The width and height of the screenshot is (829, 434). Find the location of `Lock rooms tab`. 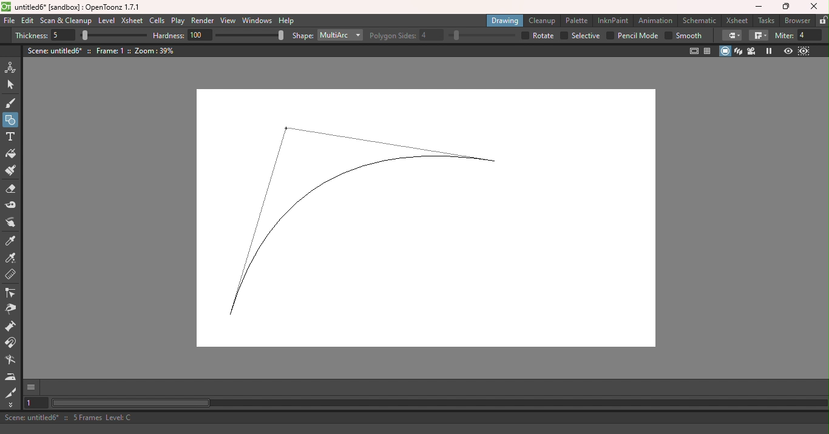

Lock rooms tab is located at coordinates (822, 20).